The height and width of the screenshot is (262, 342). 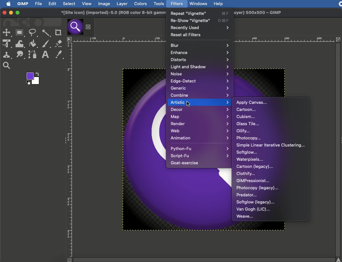 What do you see at coordinates (39, 4) in the screenshot?
I see `File` at bounding box center [39, 4].